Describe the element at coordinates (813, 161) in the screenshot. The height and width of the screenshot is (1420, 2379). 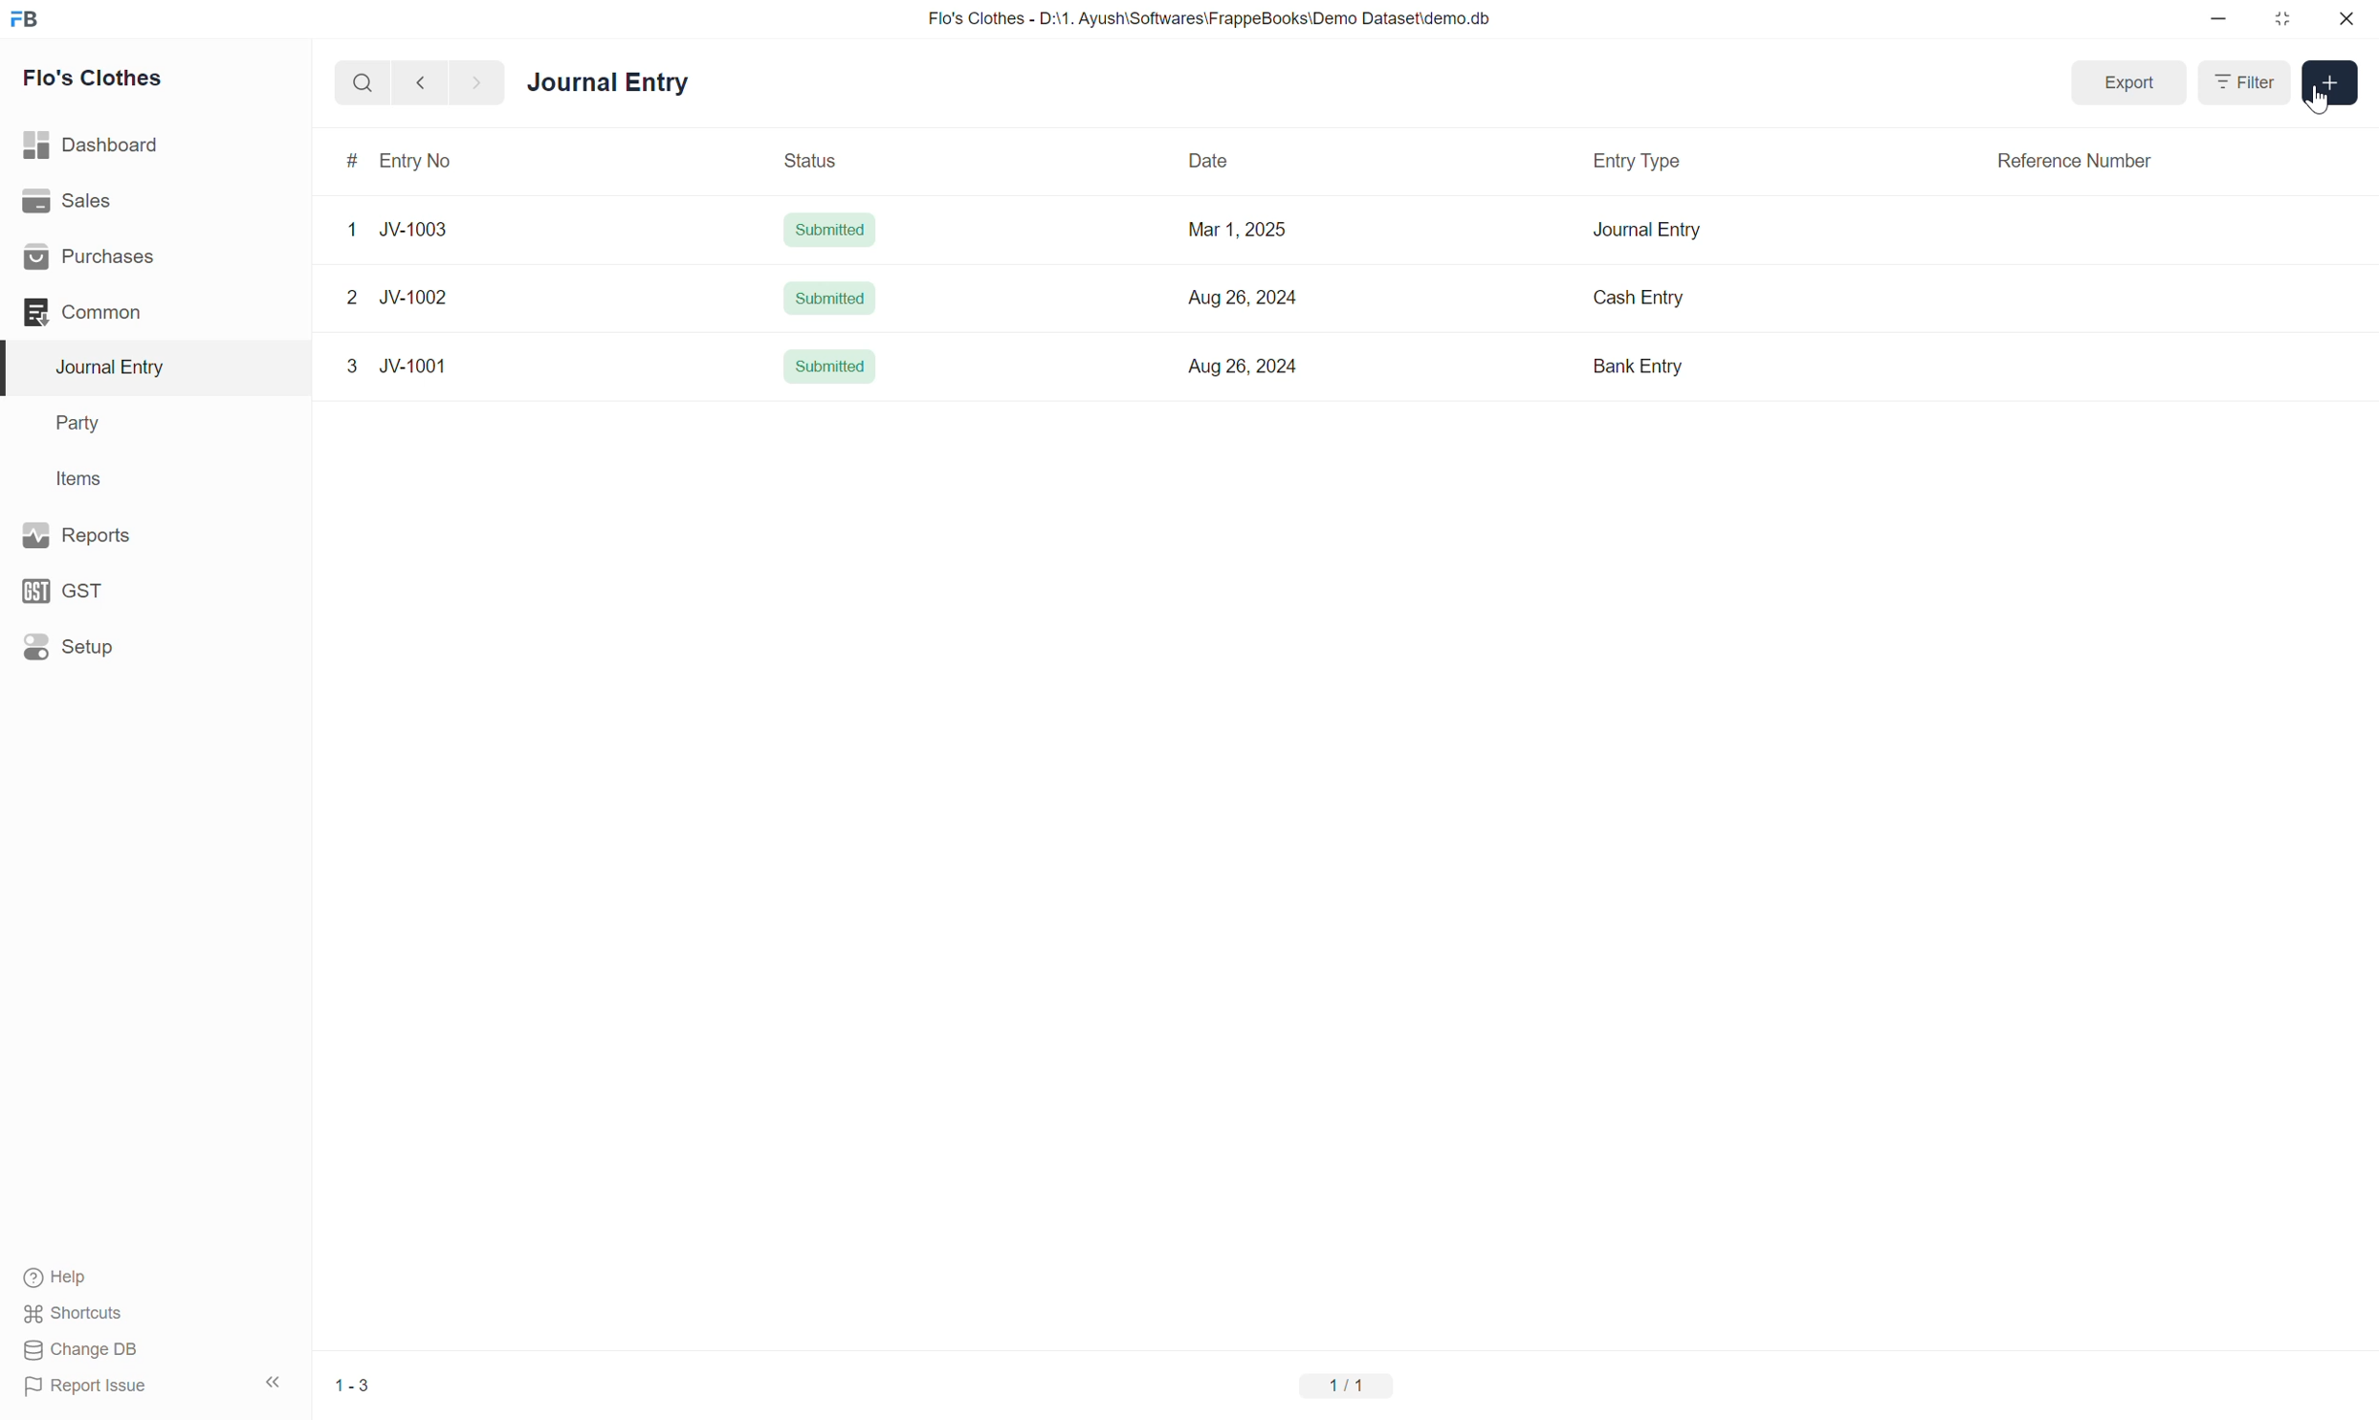
I see `Status` at that location.